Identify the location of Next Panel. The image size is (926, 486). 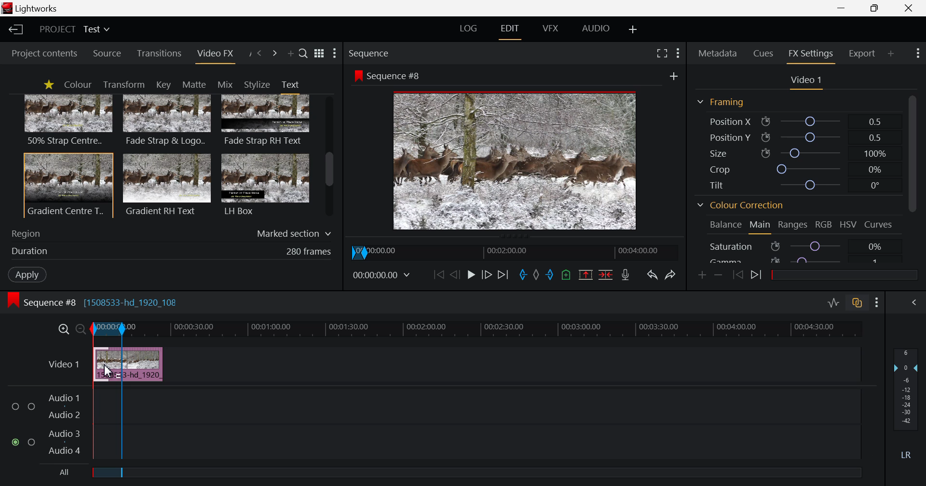
(274, 54).